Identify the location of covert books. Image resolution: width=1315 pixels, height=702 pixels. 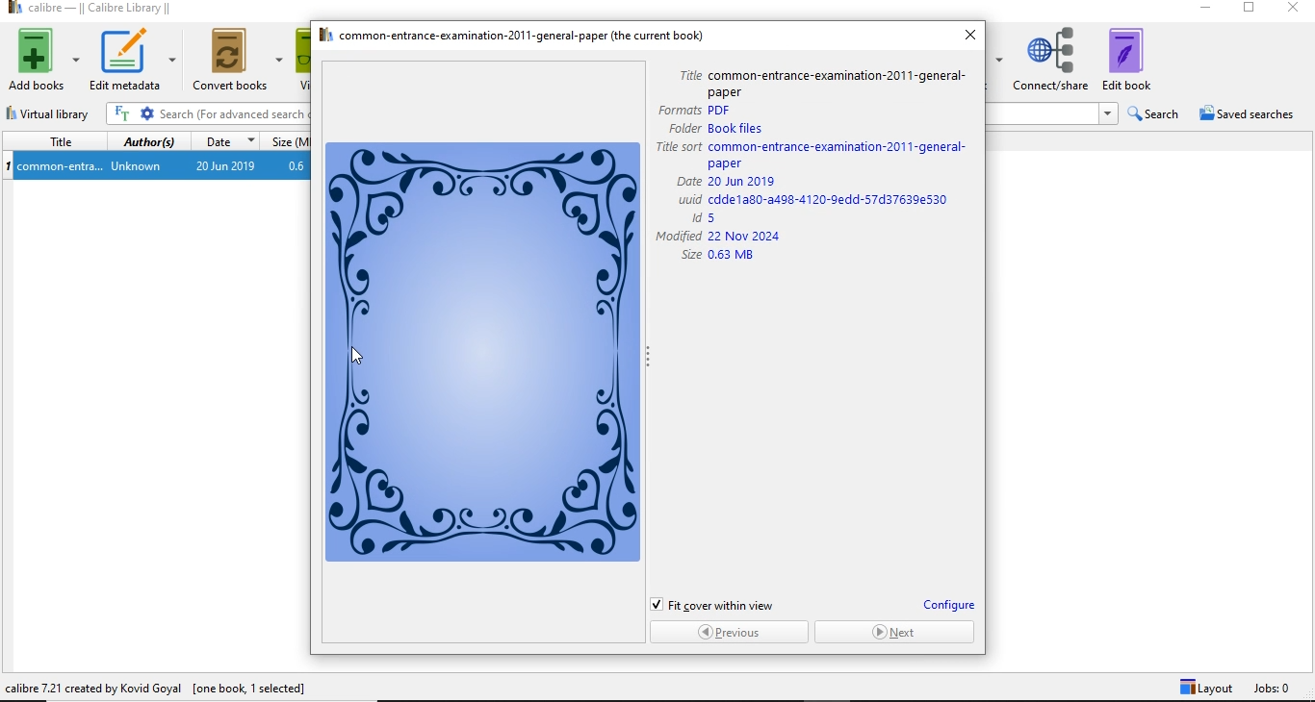
(239, 59).